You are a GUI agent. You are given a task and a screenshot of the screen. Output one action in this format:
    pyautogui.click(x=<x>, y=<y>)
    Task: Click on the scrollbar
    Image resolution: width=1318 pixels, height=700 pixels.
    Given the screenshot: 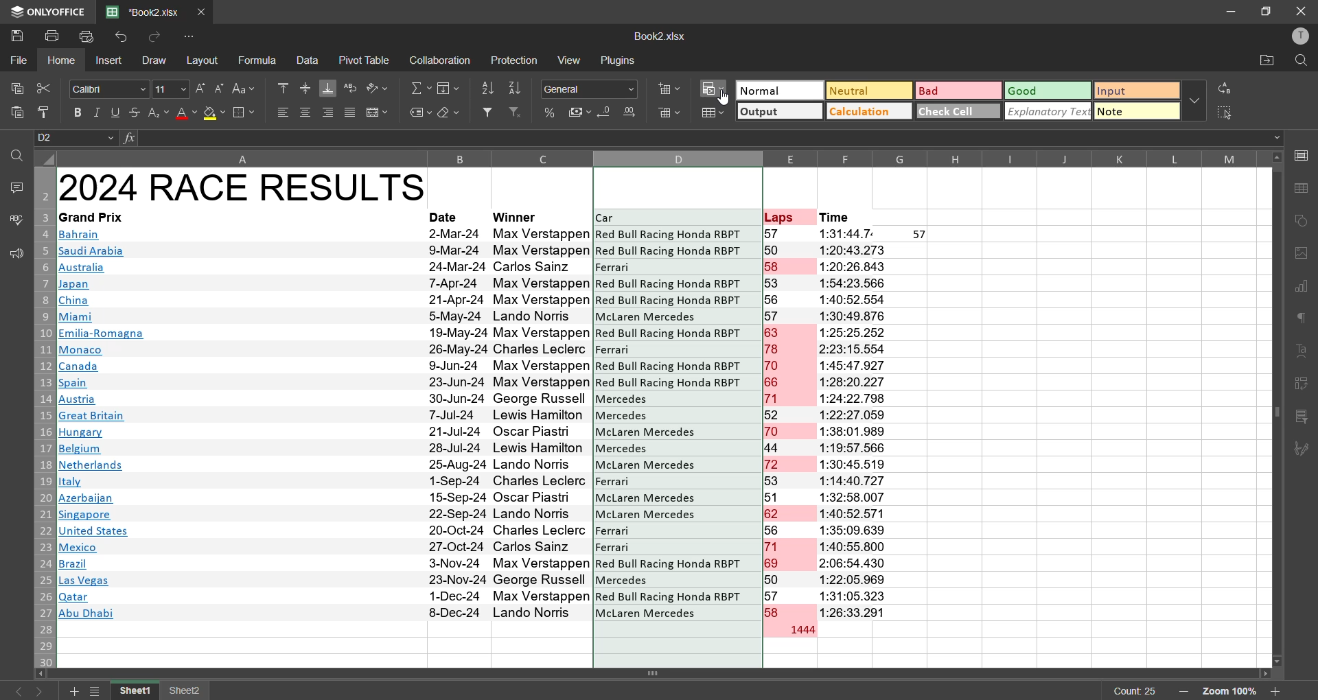 What is the action you would take?
    pyautogui.click(x=1276, y=409)
    